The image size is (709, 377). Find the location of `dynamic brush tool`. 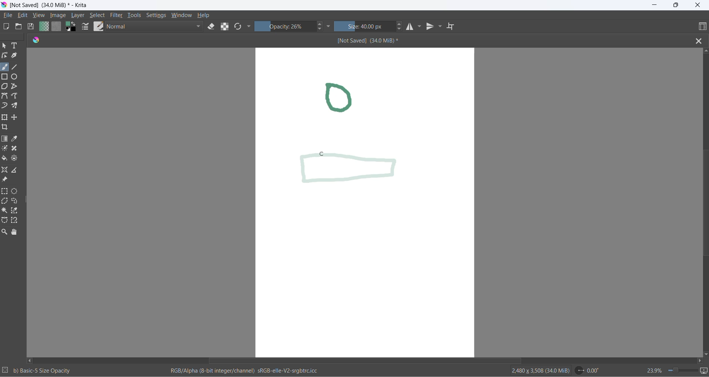

dynamic brush tool is located at coordinates (6, 105).